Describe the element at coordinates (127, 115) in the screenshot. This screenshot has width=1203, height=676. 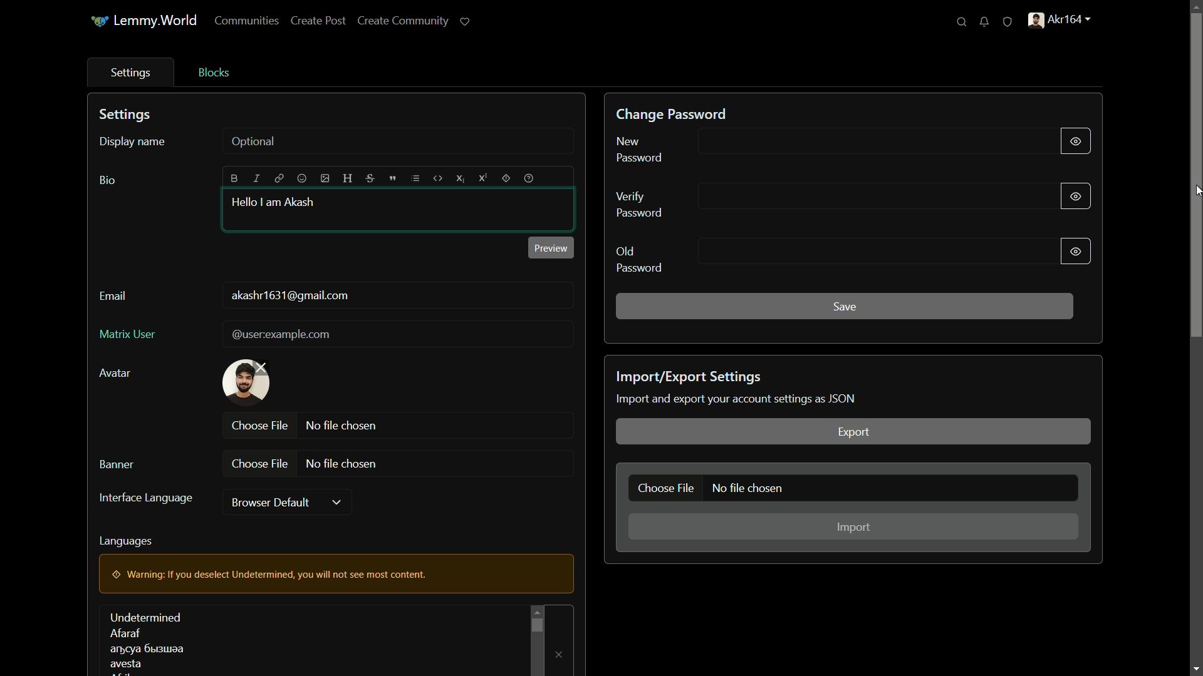
I see `settings` at that location.